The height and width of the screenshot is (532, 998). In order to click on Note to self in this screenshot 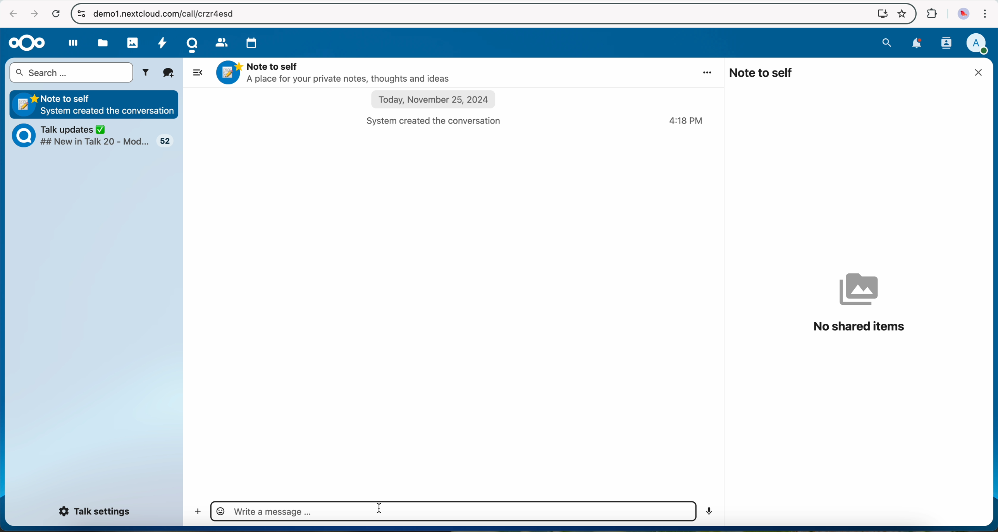, I will do `click(336, 72)`.